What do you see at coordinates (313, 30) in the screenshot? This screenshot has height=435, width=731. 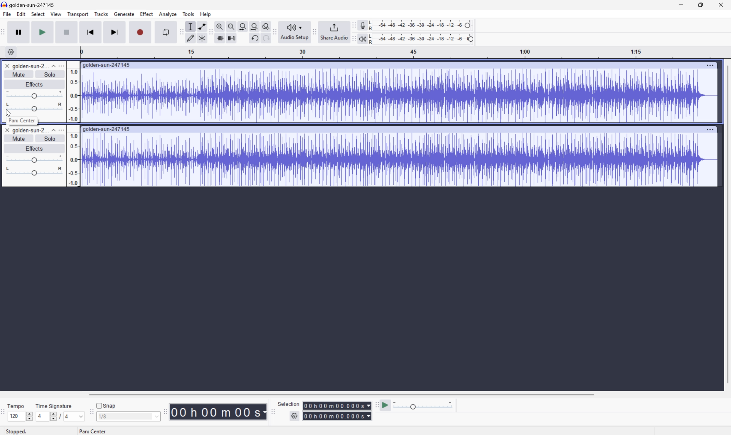 I see `Audacity Share audio toolbar` at bounding box center [313, 30].